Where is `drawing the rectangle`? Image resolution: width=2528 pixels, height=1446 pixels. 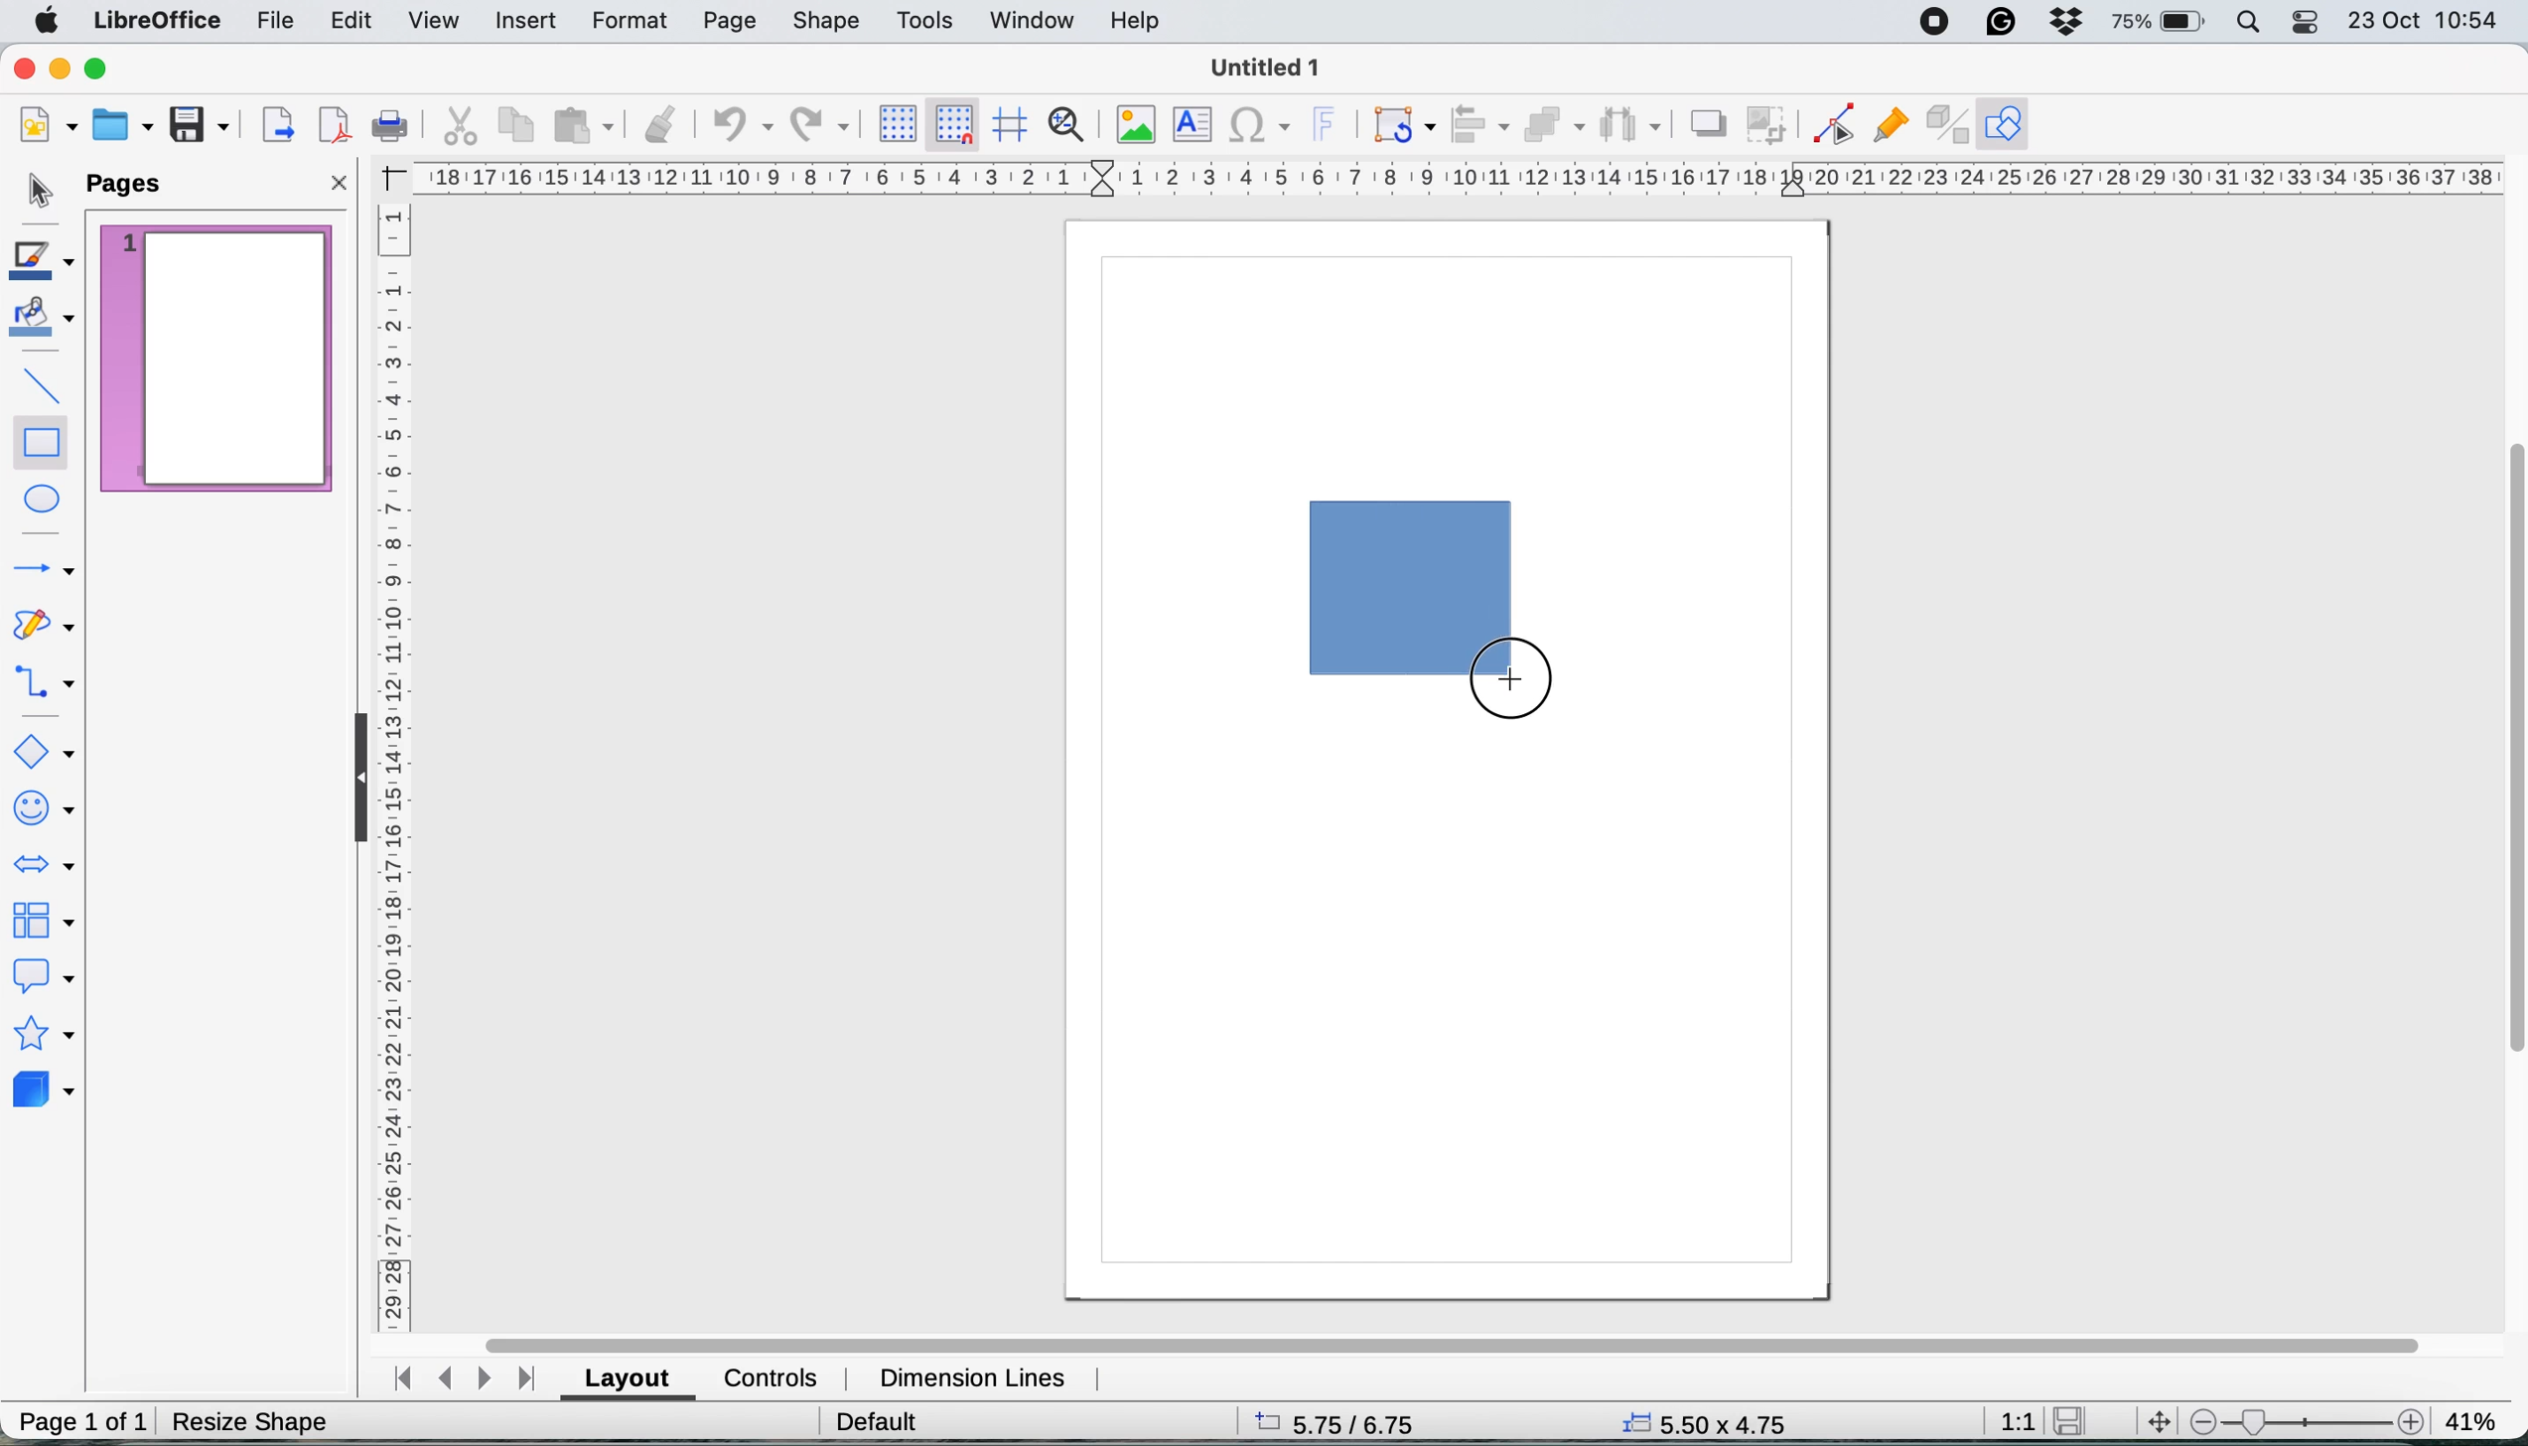
drawing the rectangle is located at coordinates (1418, 590).